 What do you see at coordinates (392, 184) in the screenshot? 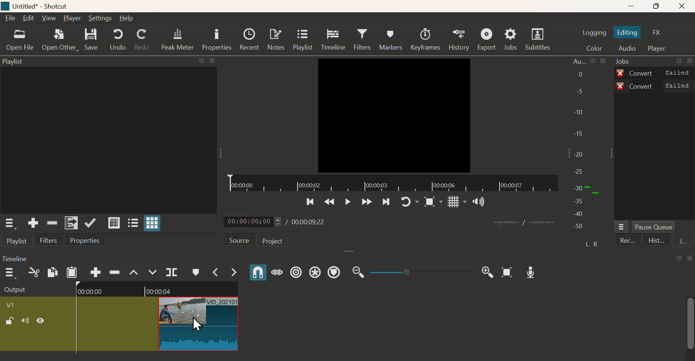
I see `Timeline` at bounding box center [392, 184].